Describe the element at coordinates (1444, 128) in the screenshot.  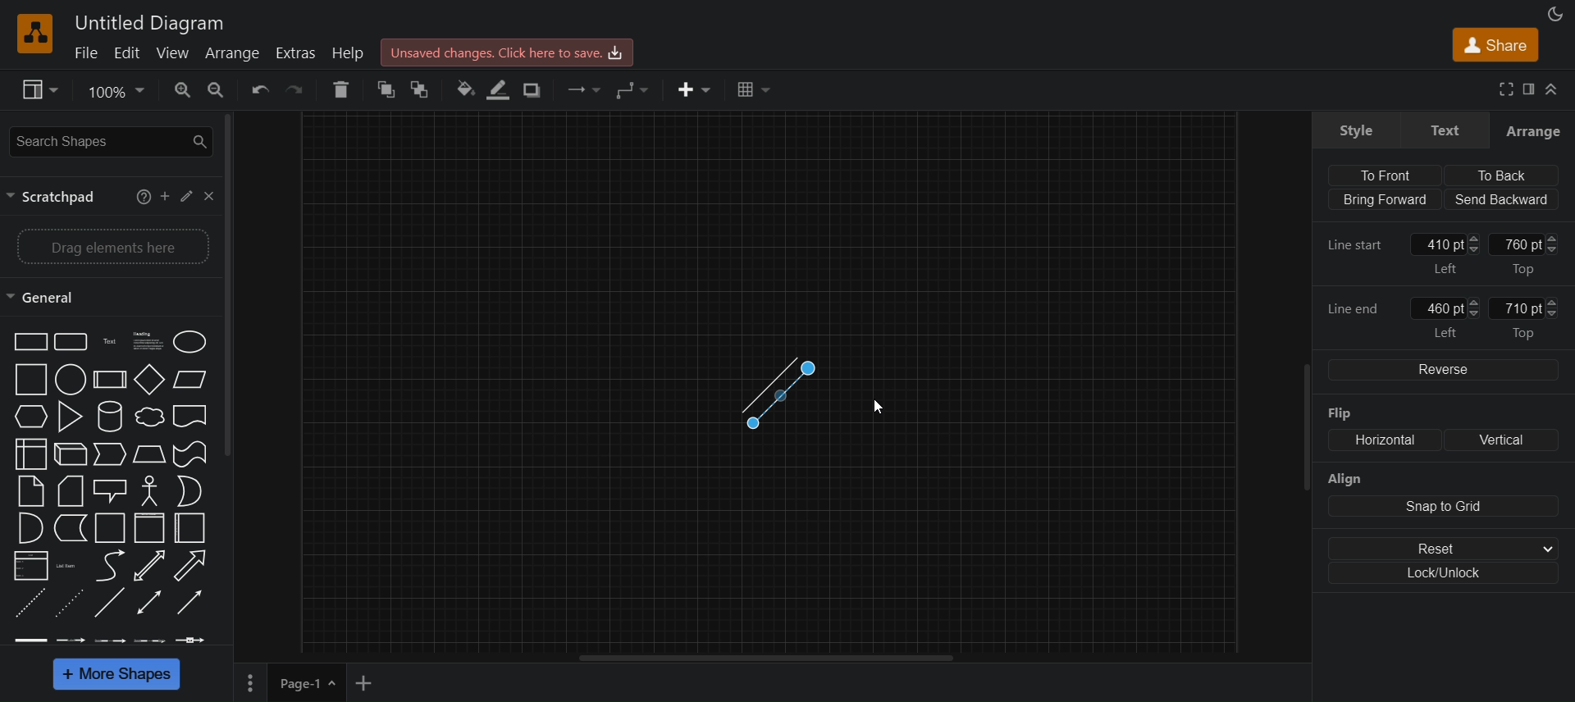
I see `text` at that location.